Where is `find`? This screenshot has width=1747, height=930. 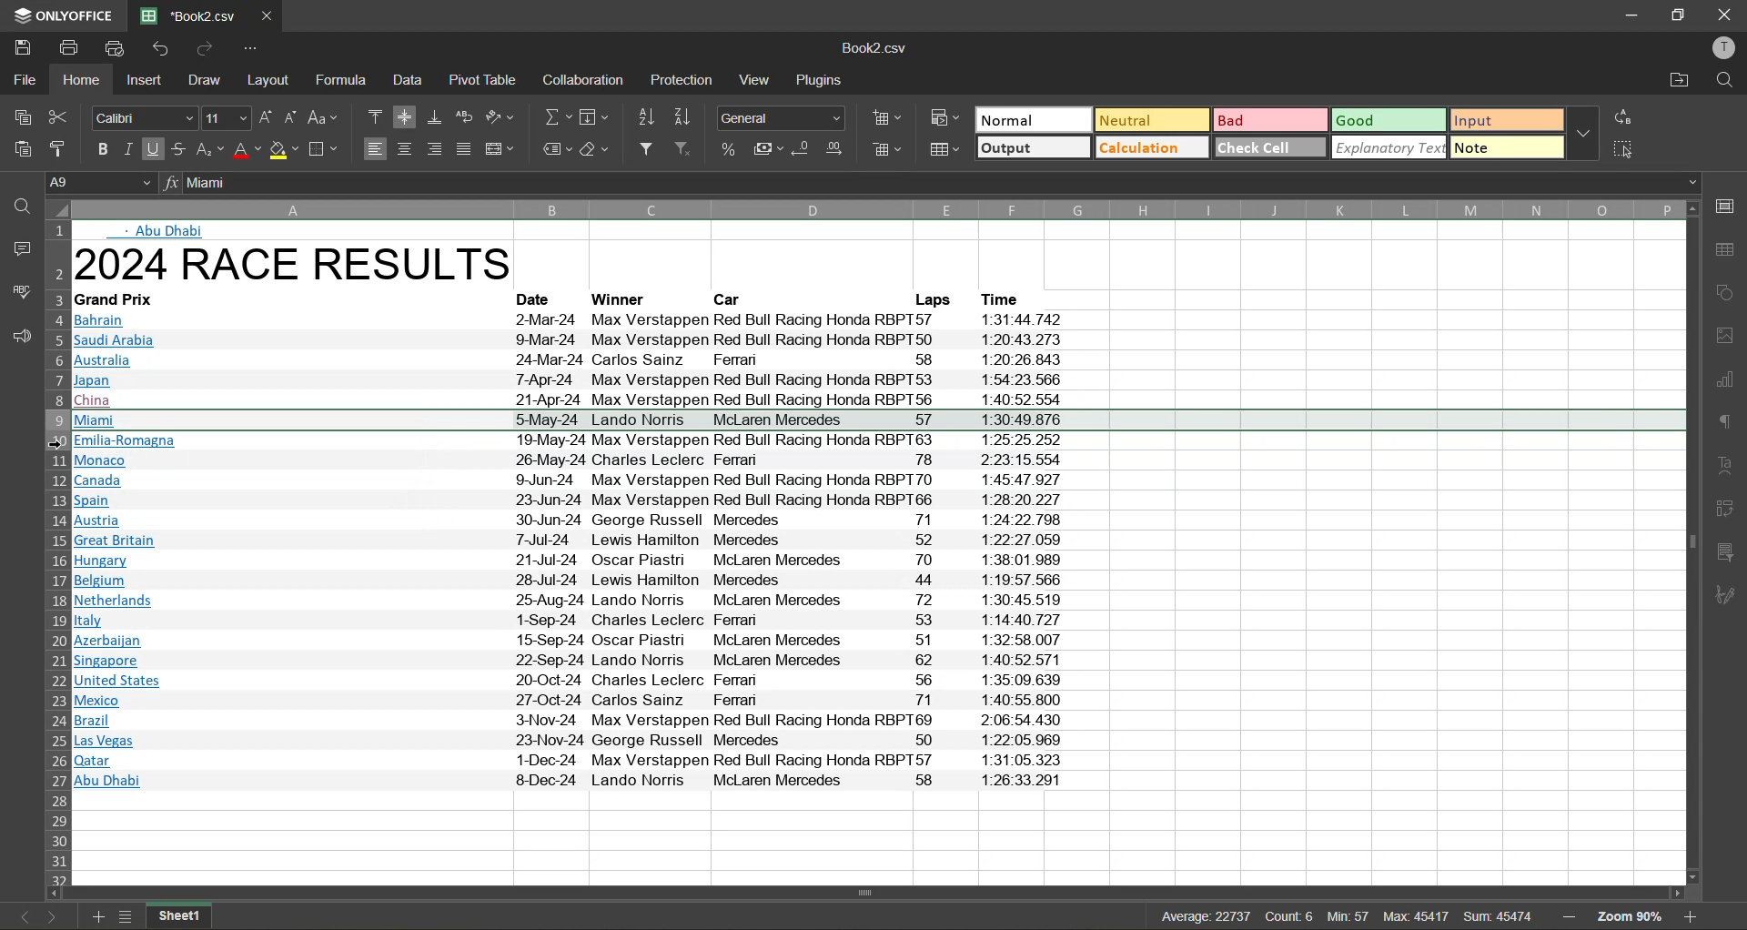
find is located at coordinates (1723, 83).